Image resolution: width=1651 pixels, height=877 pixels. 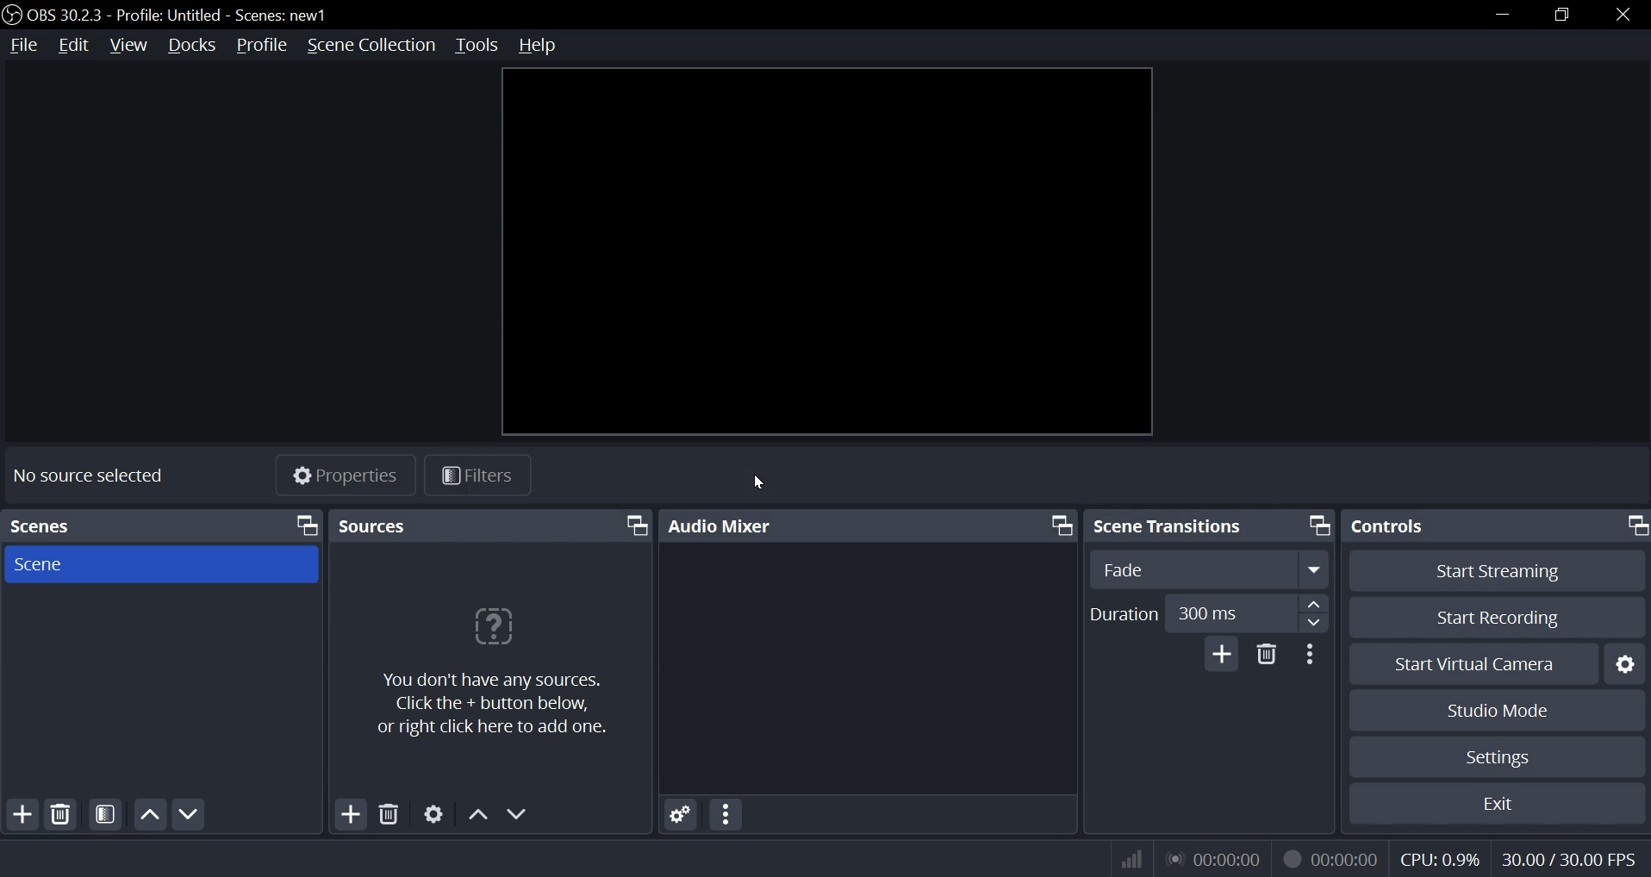 I want to click on You don't have any sources.
Click the + button below,
or right click here to add one., so click(x=503, y=705).